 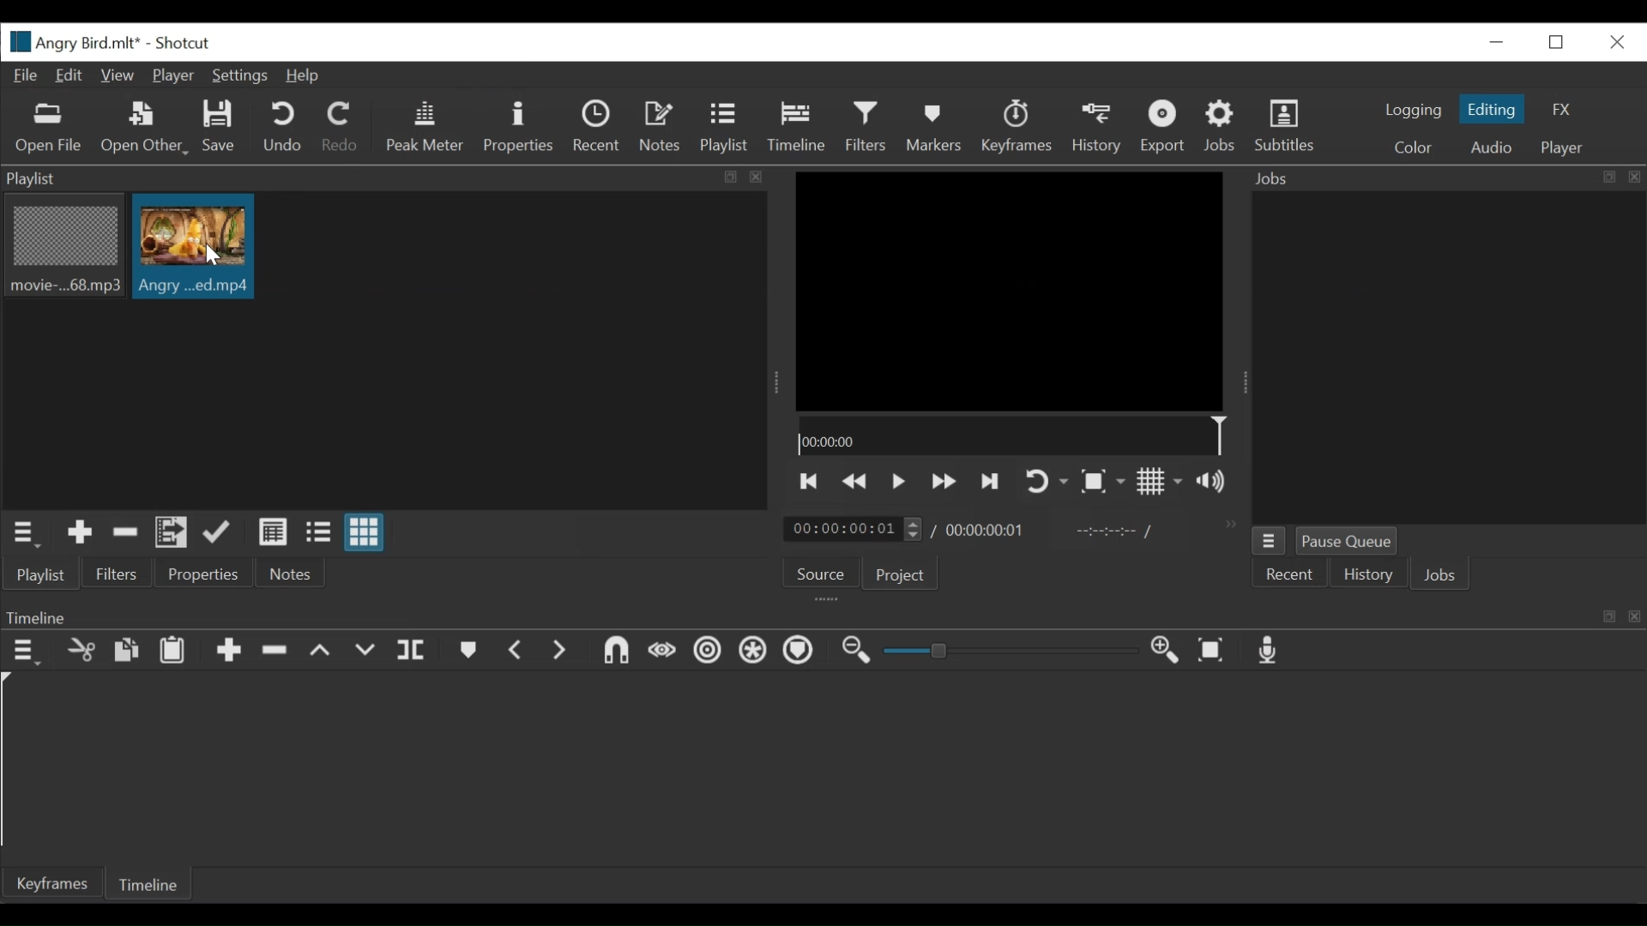 I want to click on Zoom timeline out, so click(x=855, y=651).